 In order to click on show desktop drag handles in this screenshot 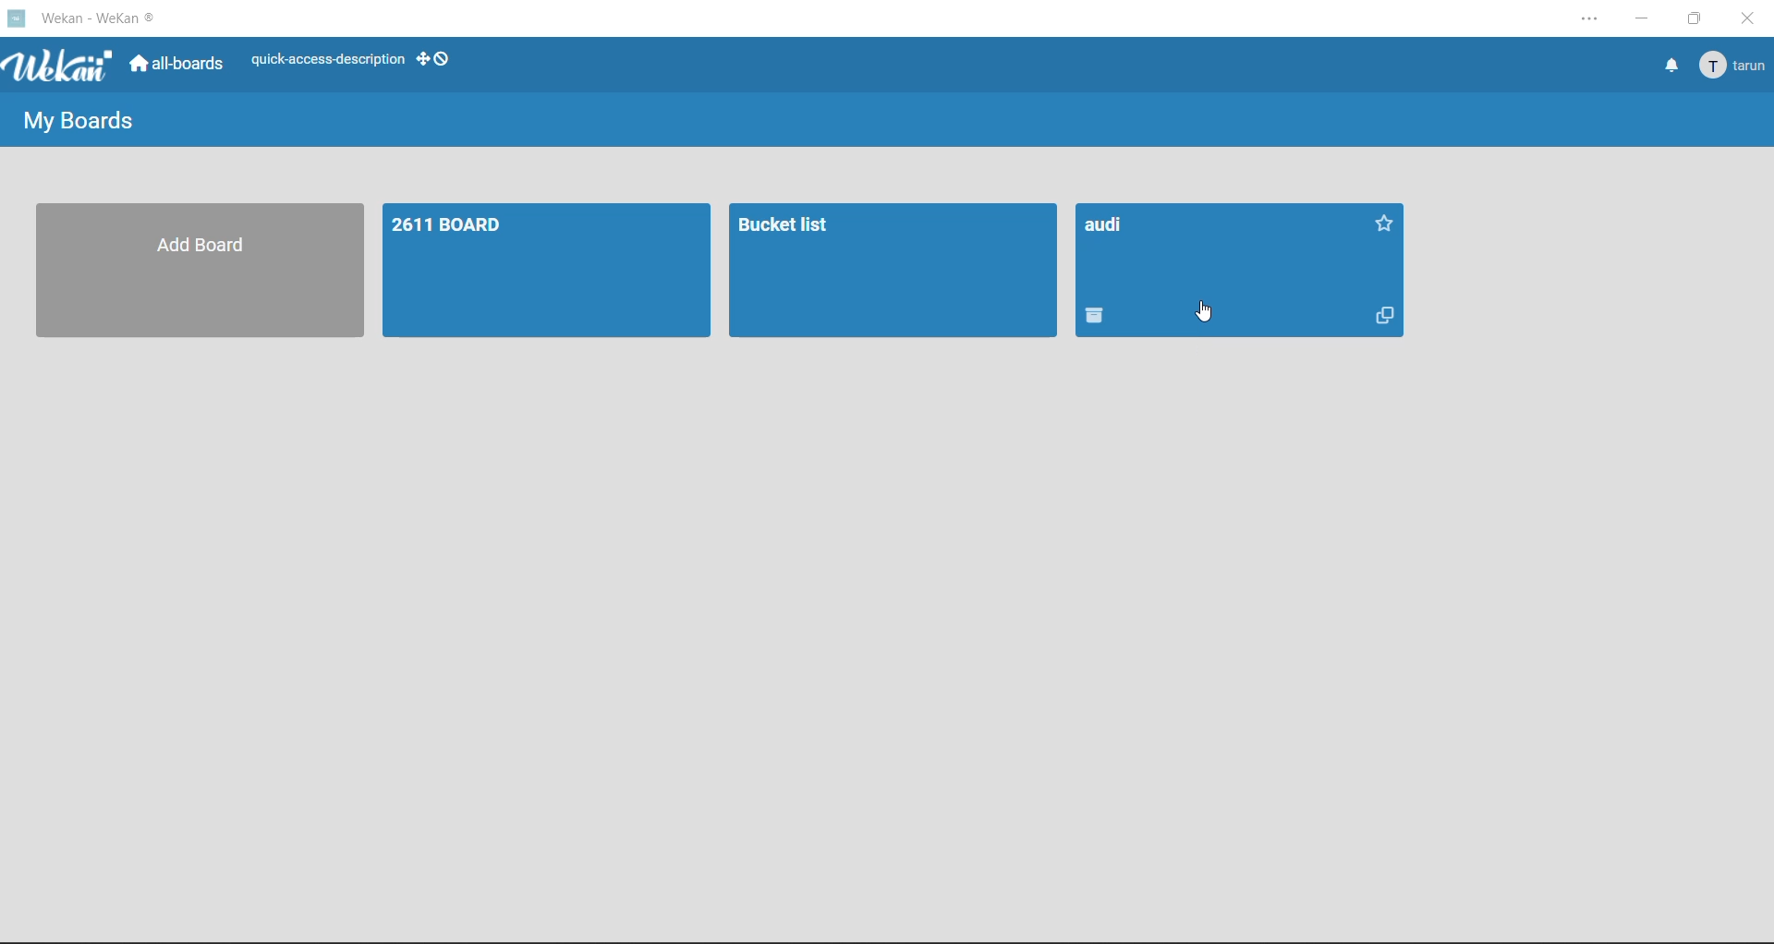, I will do `click(438, 63)`.